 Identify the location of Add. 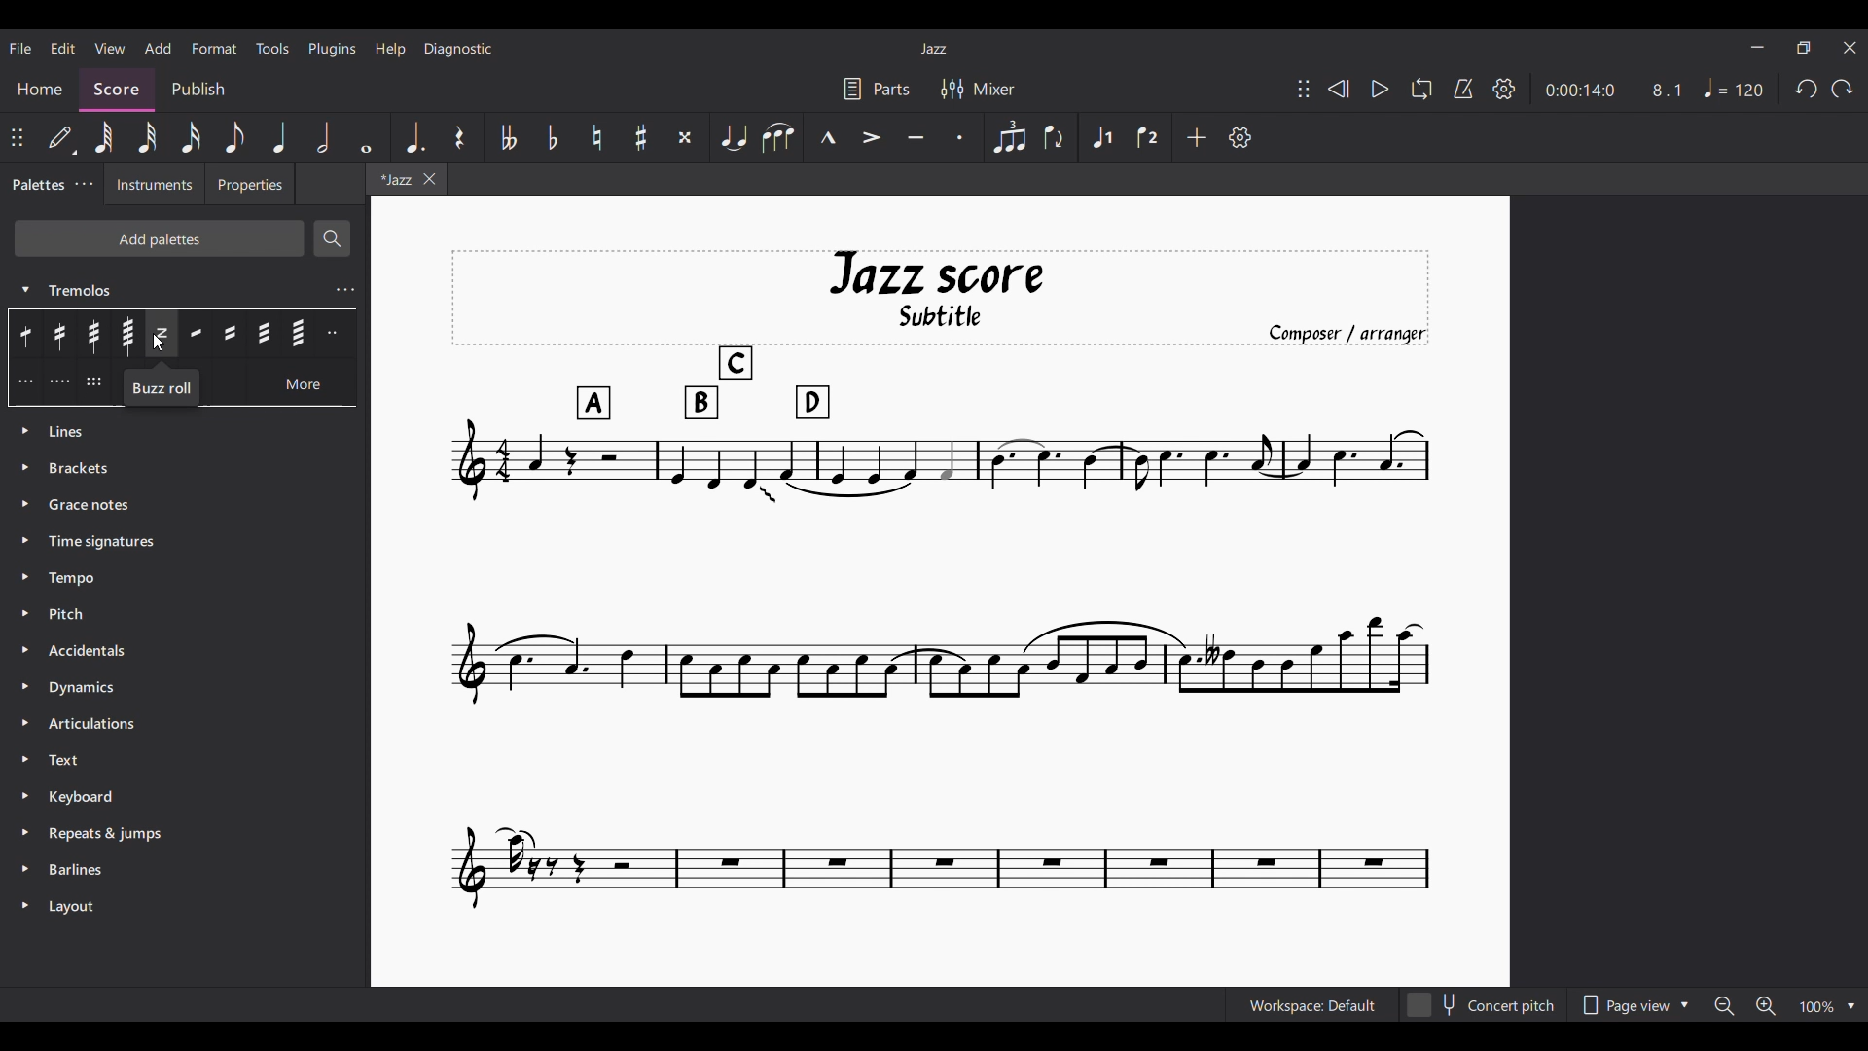
(1198, 137).